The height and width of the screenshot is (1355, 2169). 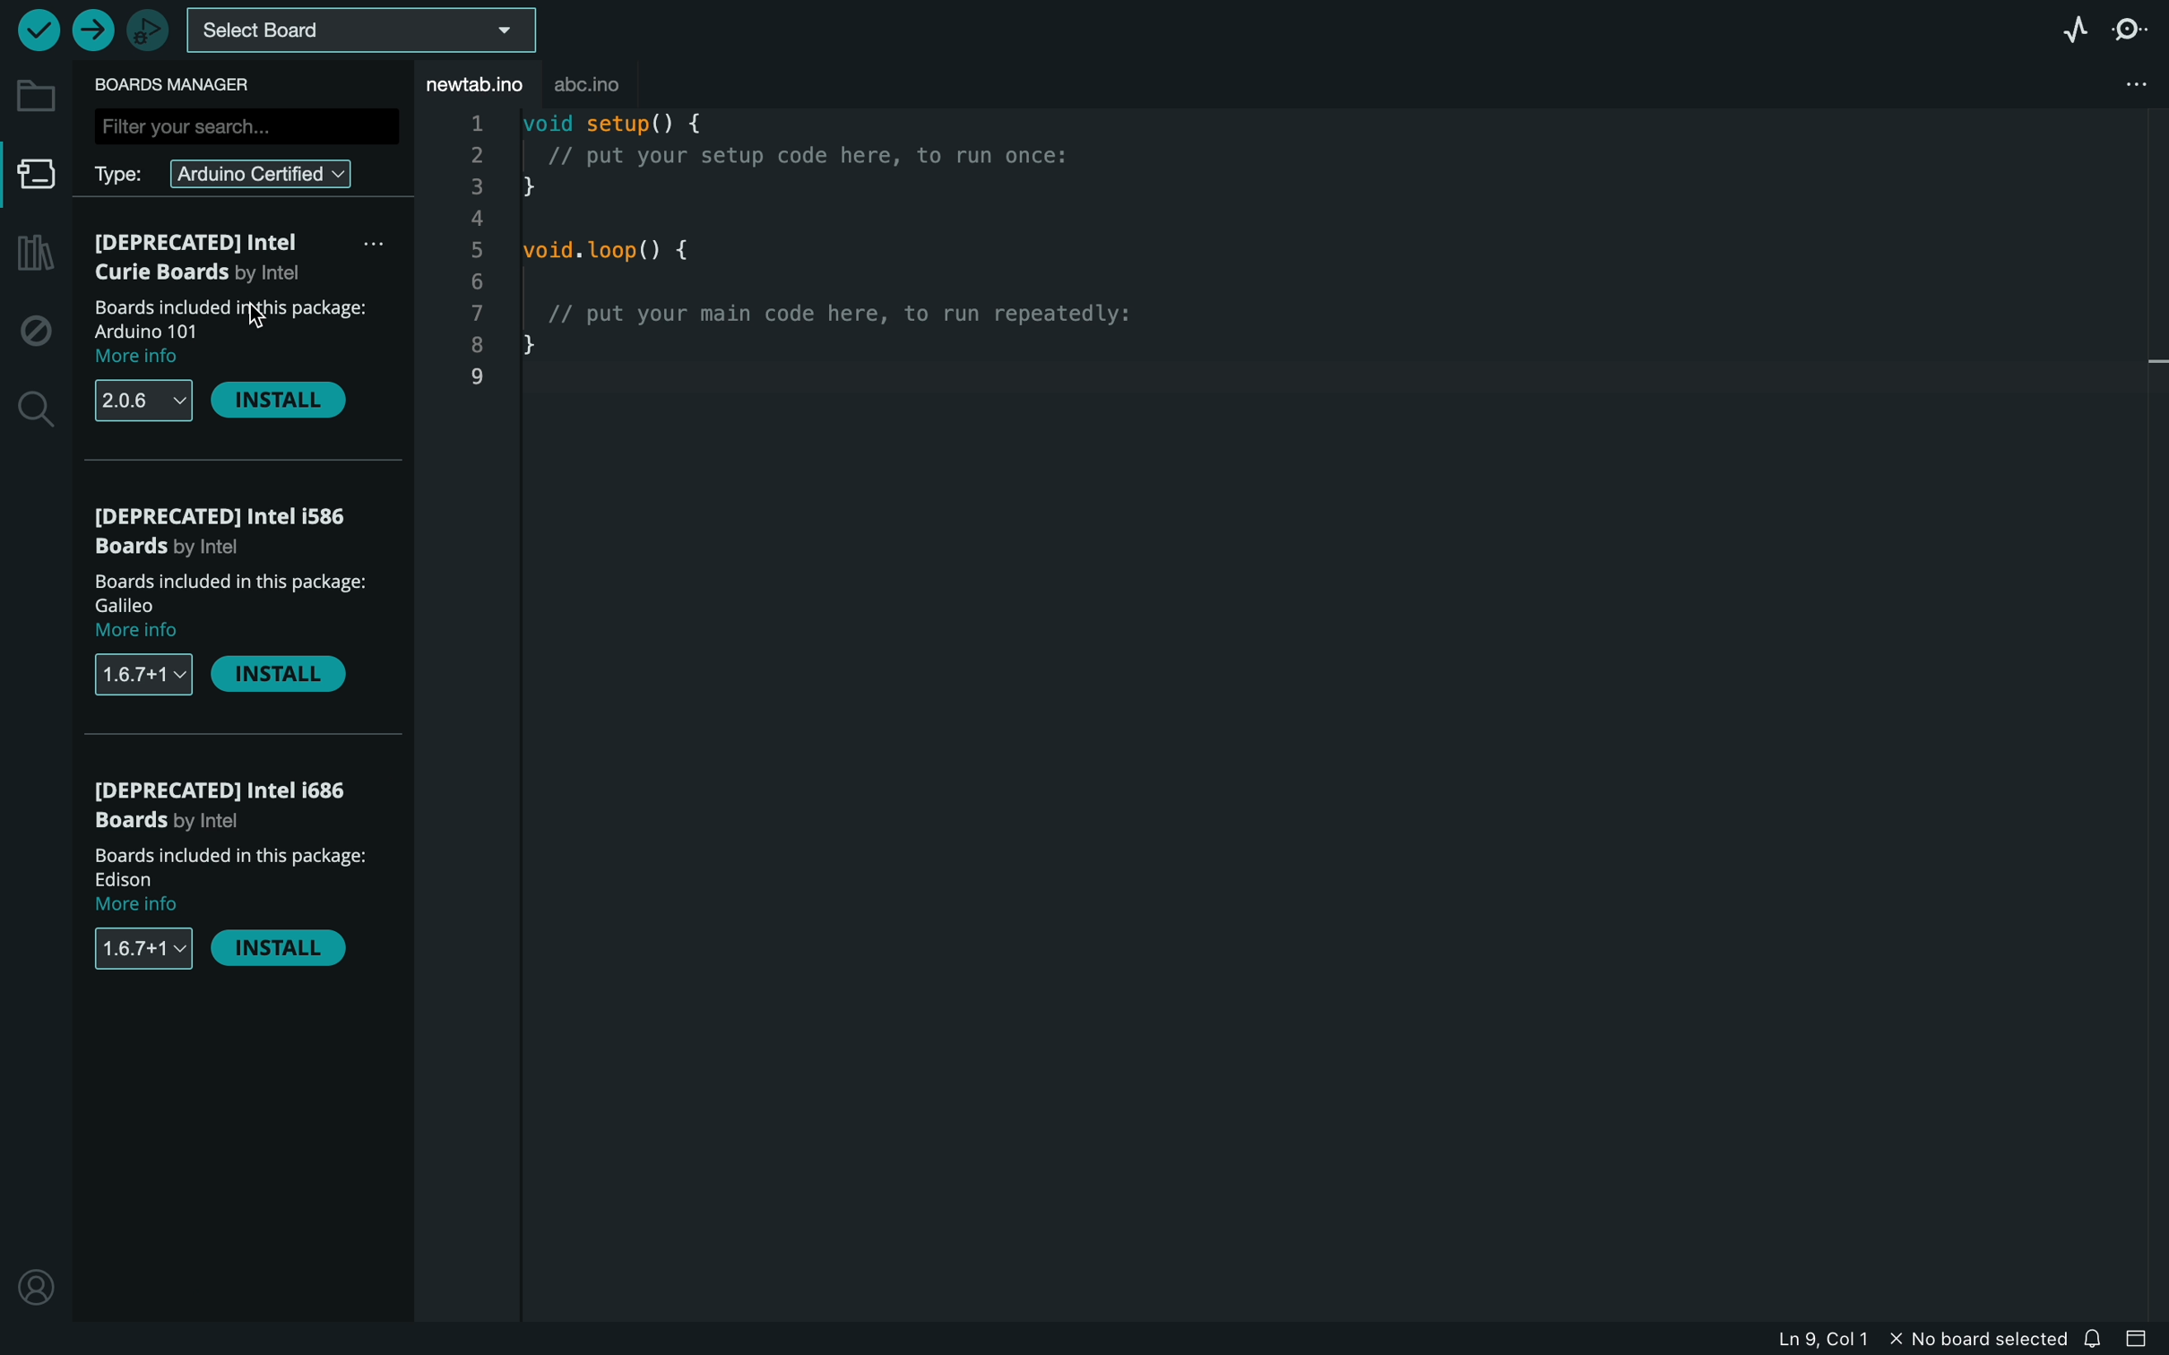 What do you see at coordinates (1912, 1338) in the screenshot?
I see `file information` at bounding box center [1912, 1338].